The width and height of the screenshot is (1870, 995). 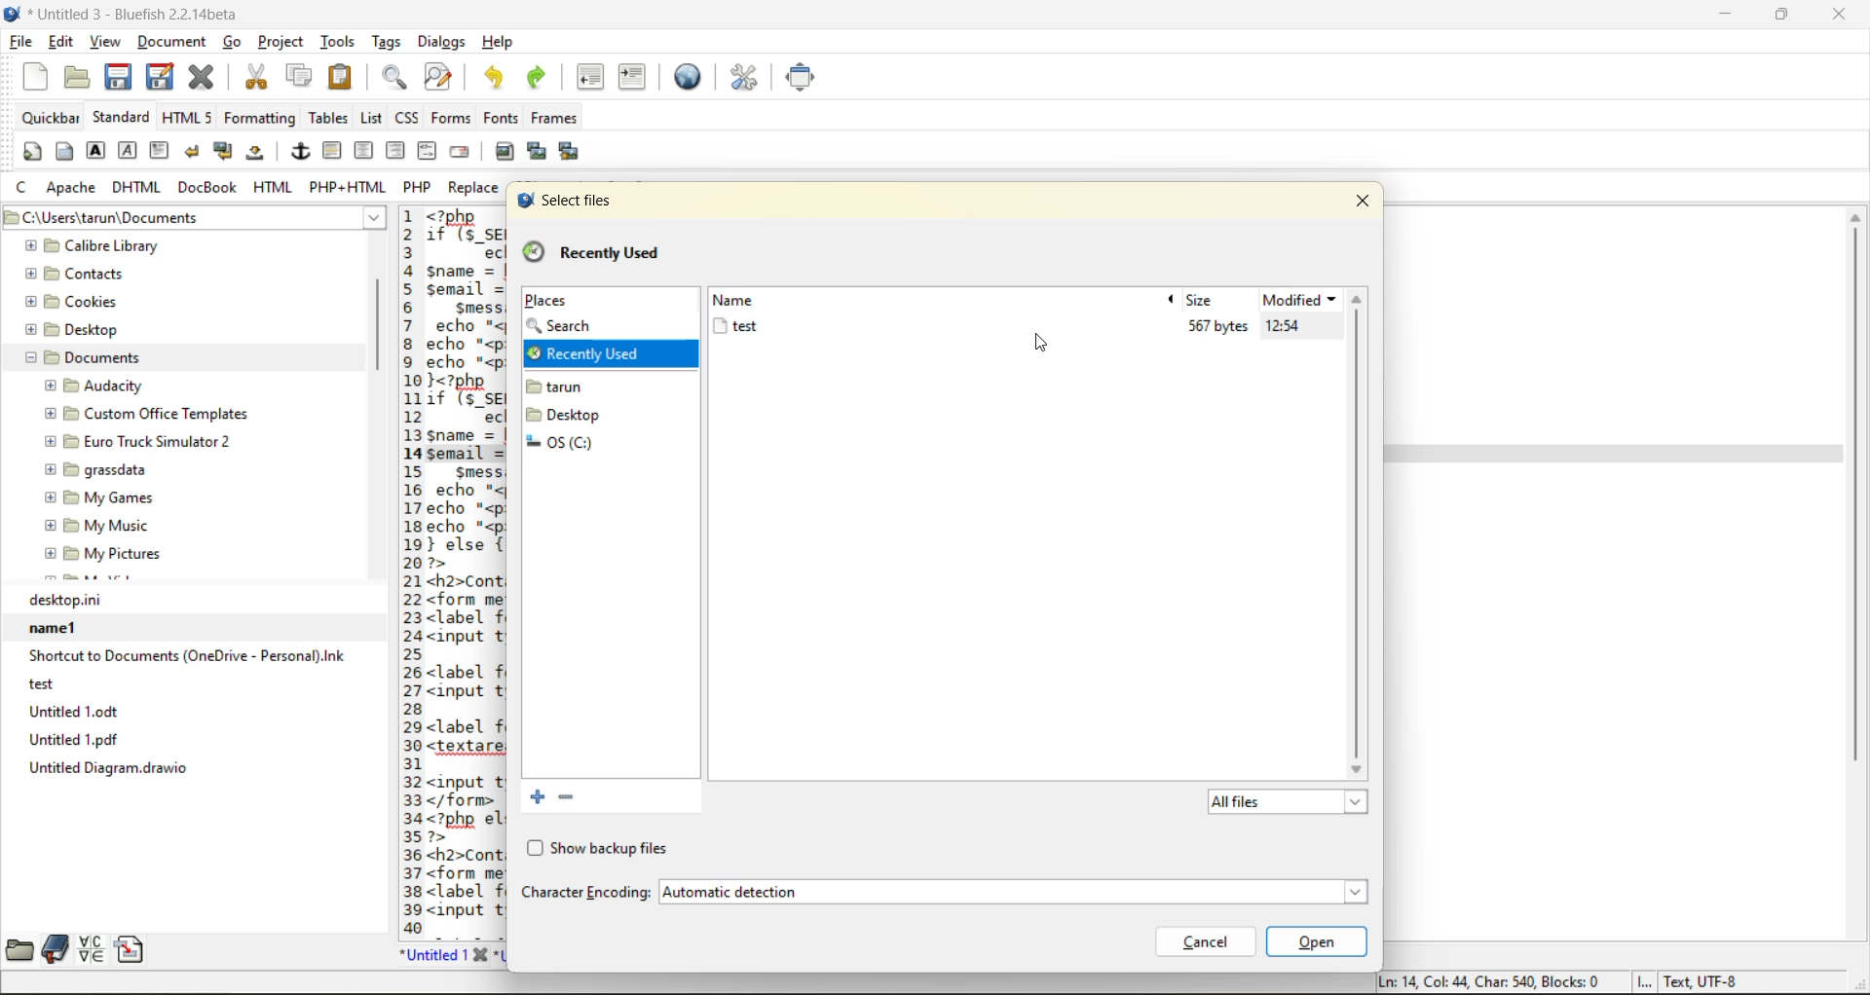 I want to click on horizontal rule, so click(x=333, y=151).